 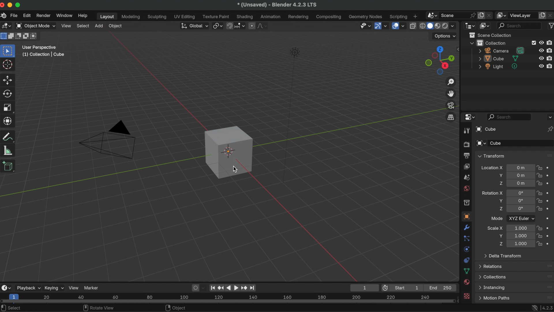 What do you see at coordinates (451, 93) in the screenshot?
I see `move the view` at bounding box center [451, 93].